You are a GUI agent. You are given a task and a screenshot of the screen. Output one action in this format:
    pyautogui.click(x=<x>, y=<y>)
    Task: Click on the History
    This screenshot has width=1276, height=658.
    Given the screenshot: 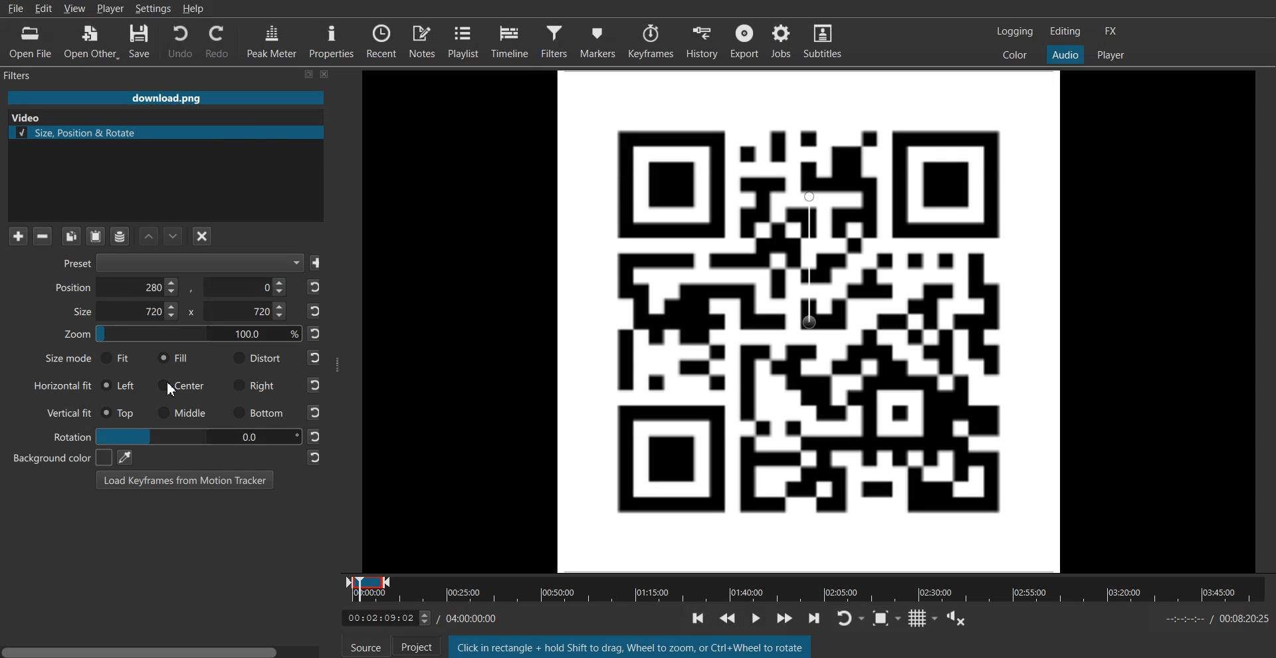 What is the action you would take?
    pyautogui.click(x=701, y=40)
    